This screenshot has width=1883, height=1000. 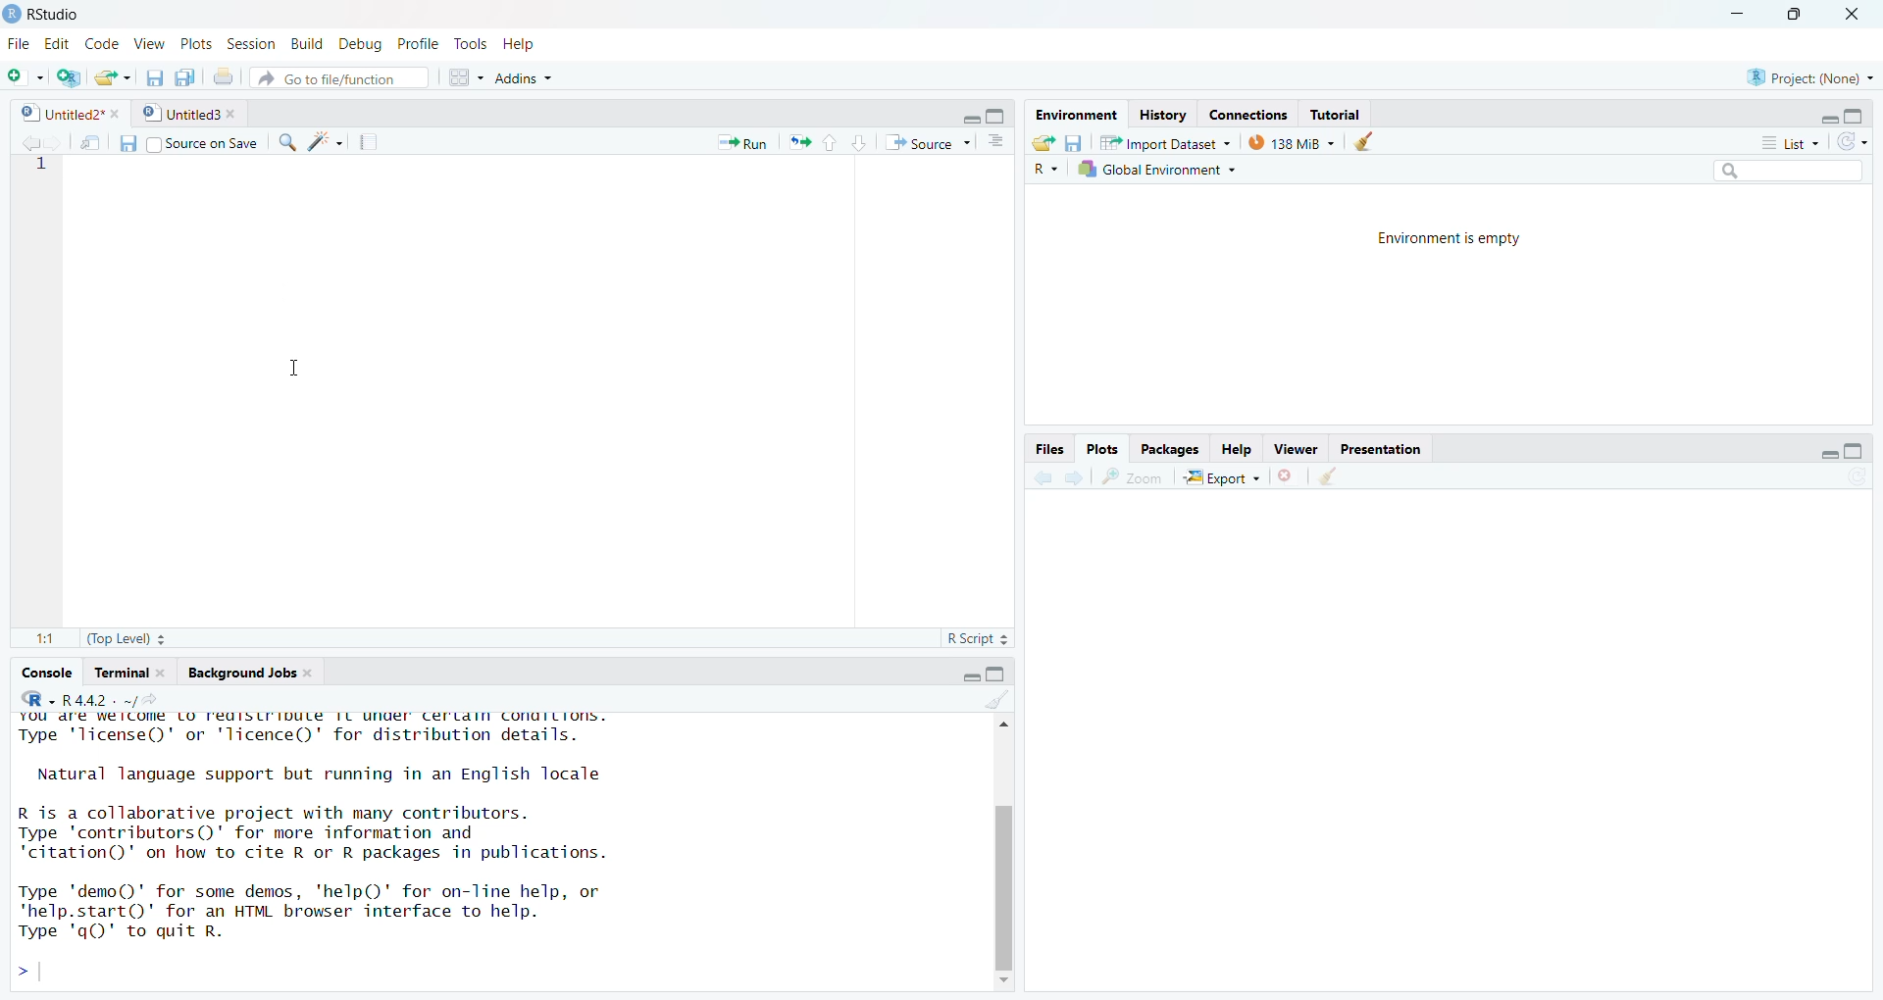 I want to click on close, so click(x=1855, y=17).